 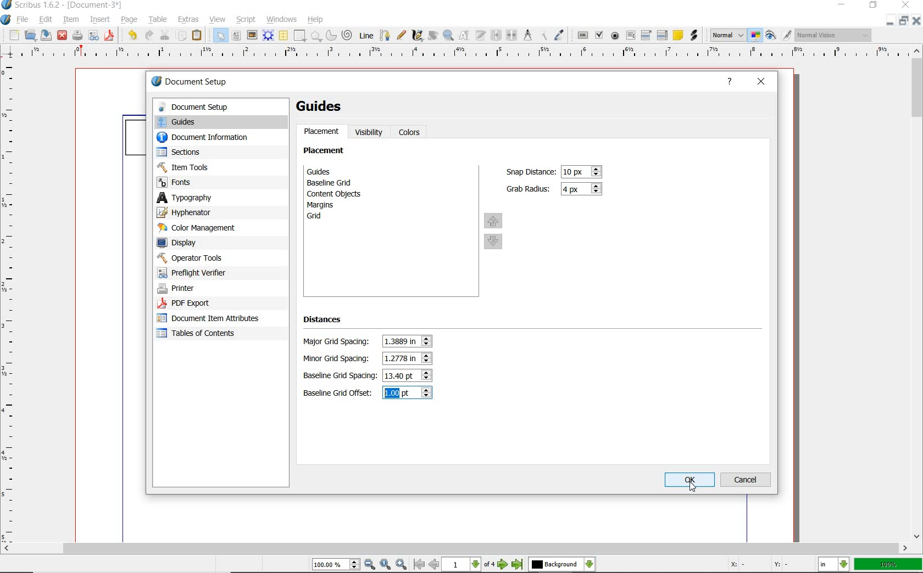 I want to click on go to next page, so click(x=504, y=565).